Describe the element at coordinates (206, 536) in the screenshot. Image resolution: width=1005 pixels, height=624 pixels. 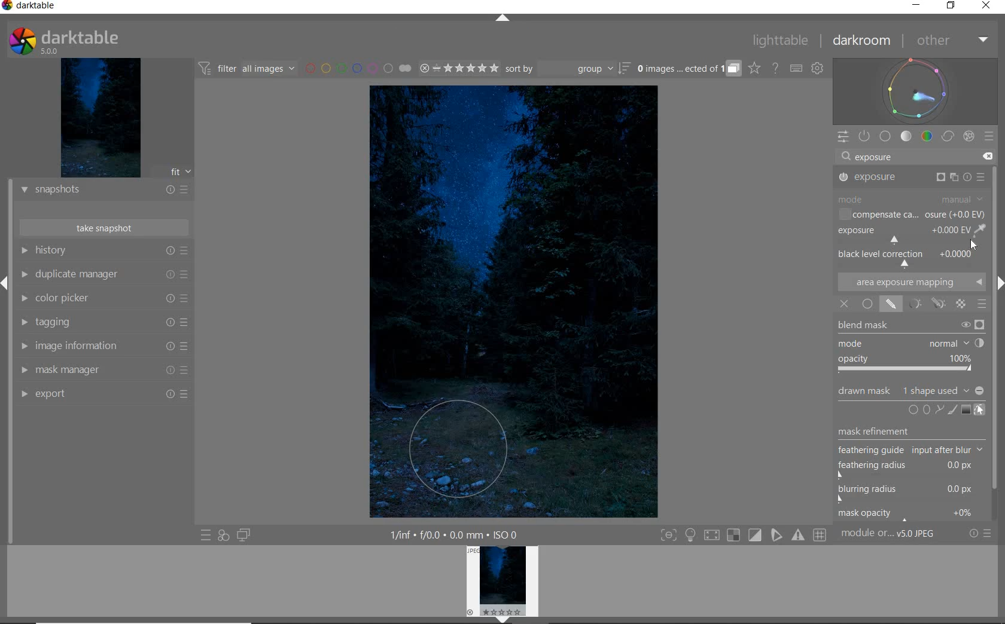
I see `QUICK ACCESS TO PRESET` at that location.